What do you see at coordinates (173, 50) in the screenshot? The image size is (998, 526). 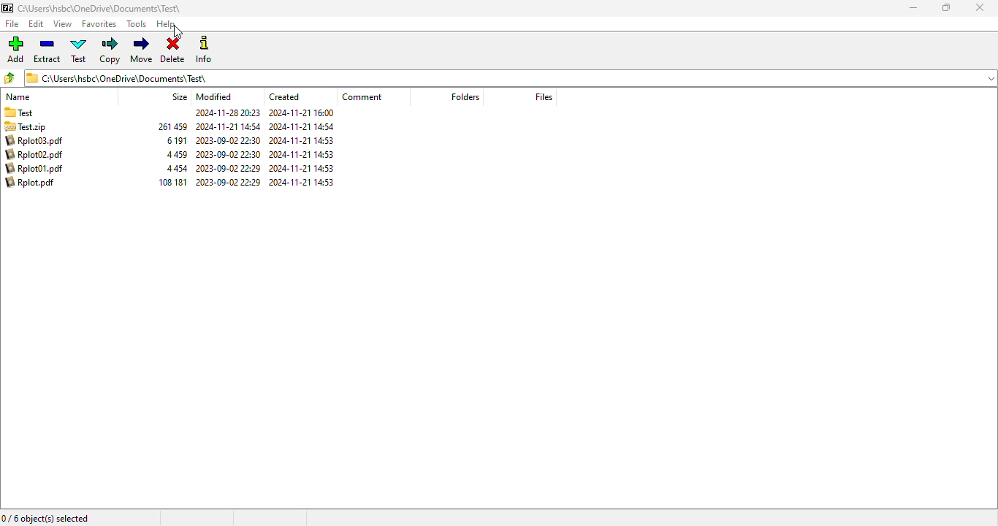 I see `delete` at bounding box center [173, 50].